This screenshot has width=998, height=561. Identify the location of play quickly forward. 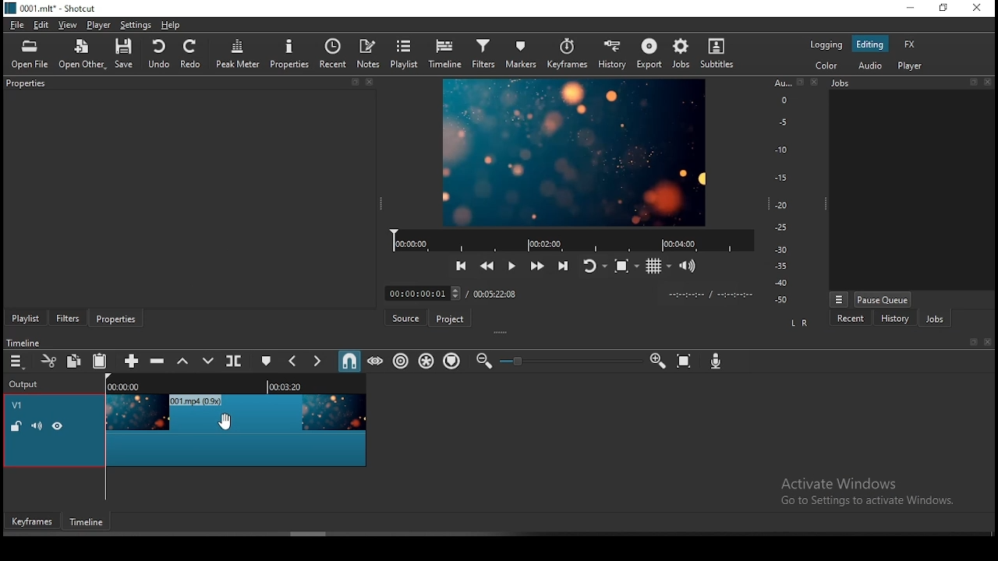
(539, 266).